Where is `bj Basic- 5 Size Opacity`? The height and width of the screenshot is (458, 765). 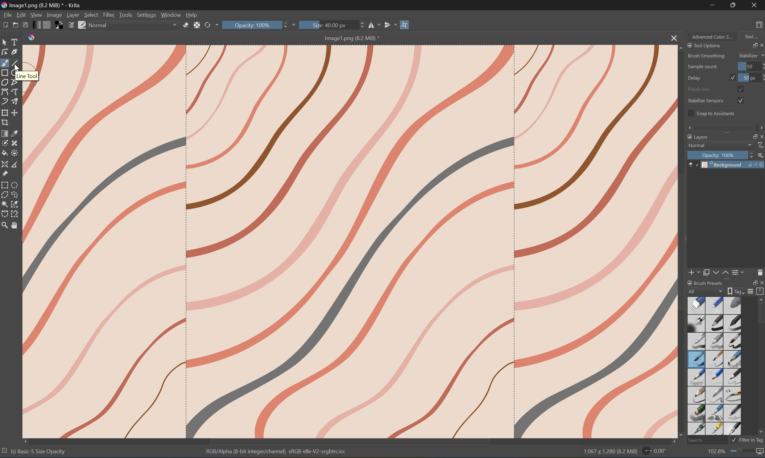
bj Basic- 5 Size Opacity is located at coordinates (38, 451).